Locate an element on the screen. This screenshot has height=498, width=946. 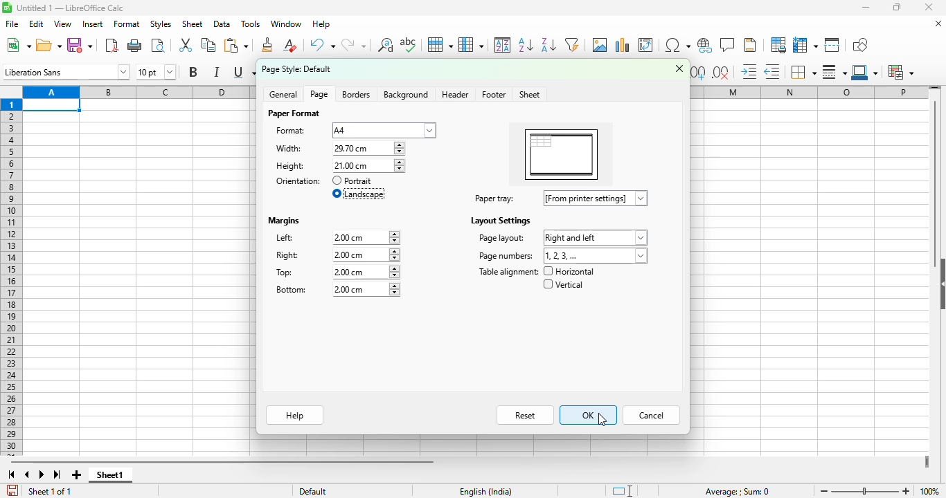
A4 is located at coordinates (384, 131).